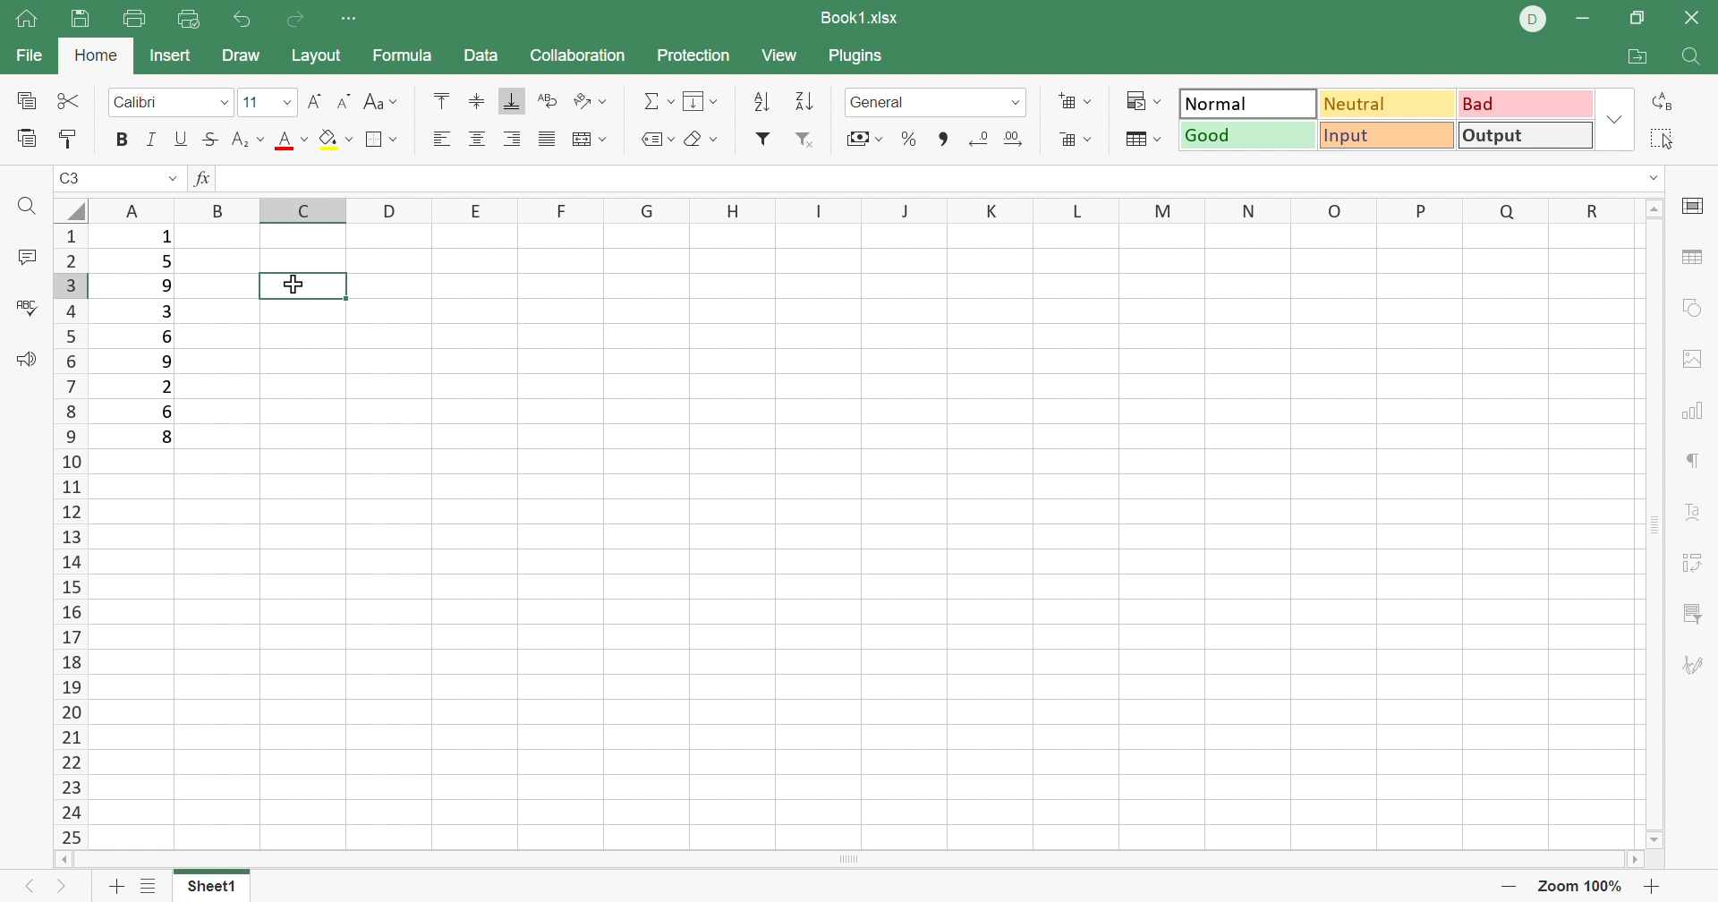  I want to click on chart settings, so click(1696, 411).